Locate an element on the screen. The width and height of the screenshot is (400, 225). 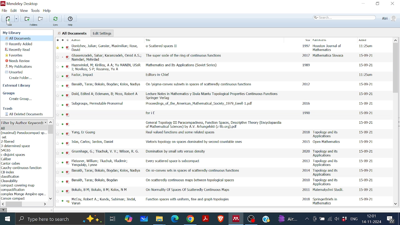
all documents is located at coordinates (72, 33).